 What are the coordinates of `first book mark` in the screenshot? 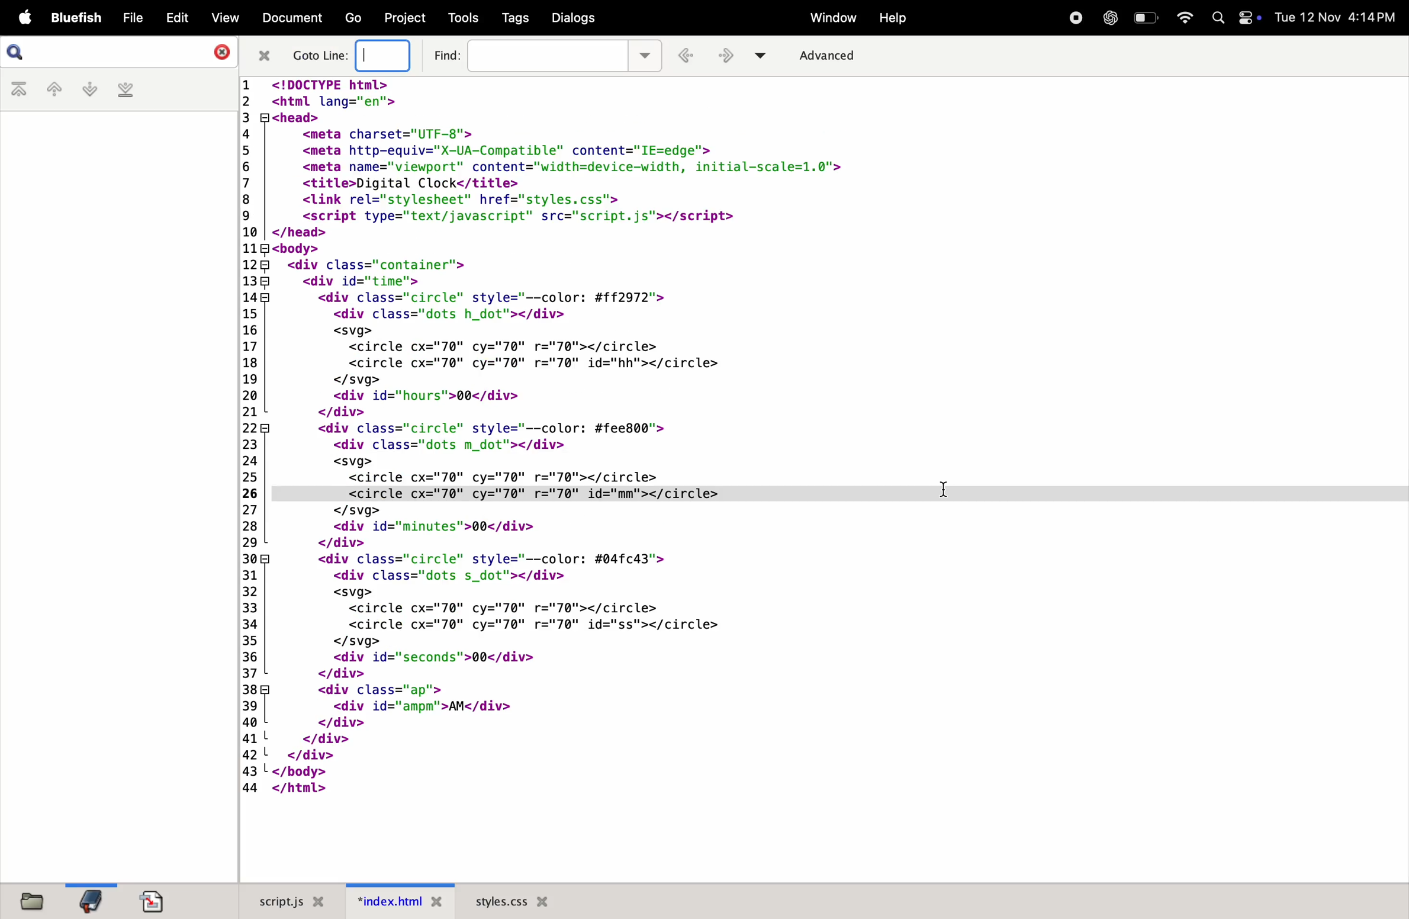 It's located at (20, 90).